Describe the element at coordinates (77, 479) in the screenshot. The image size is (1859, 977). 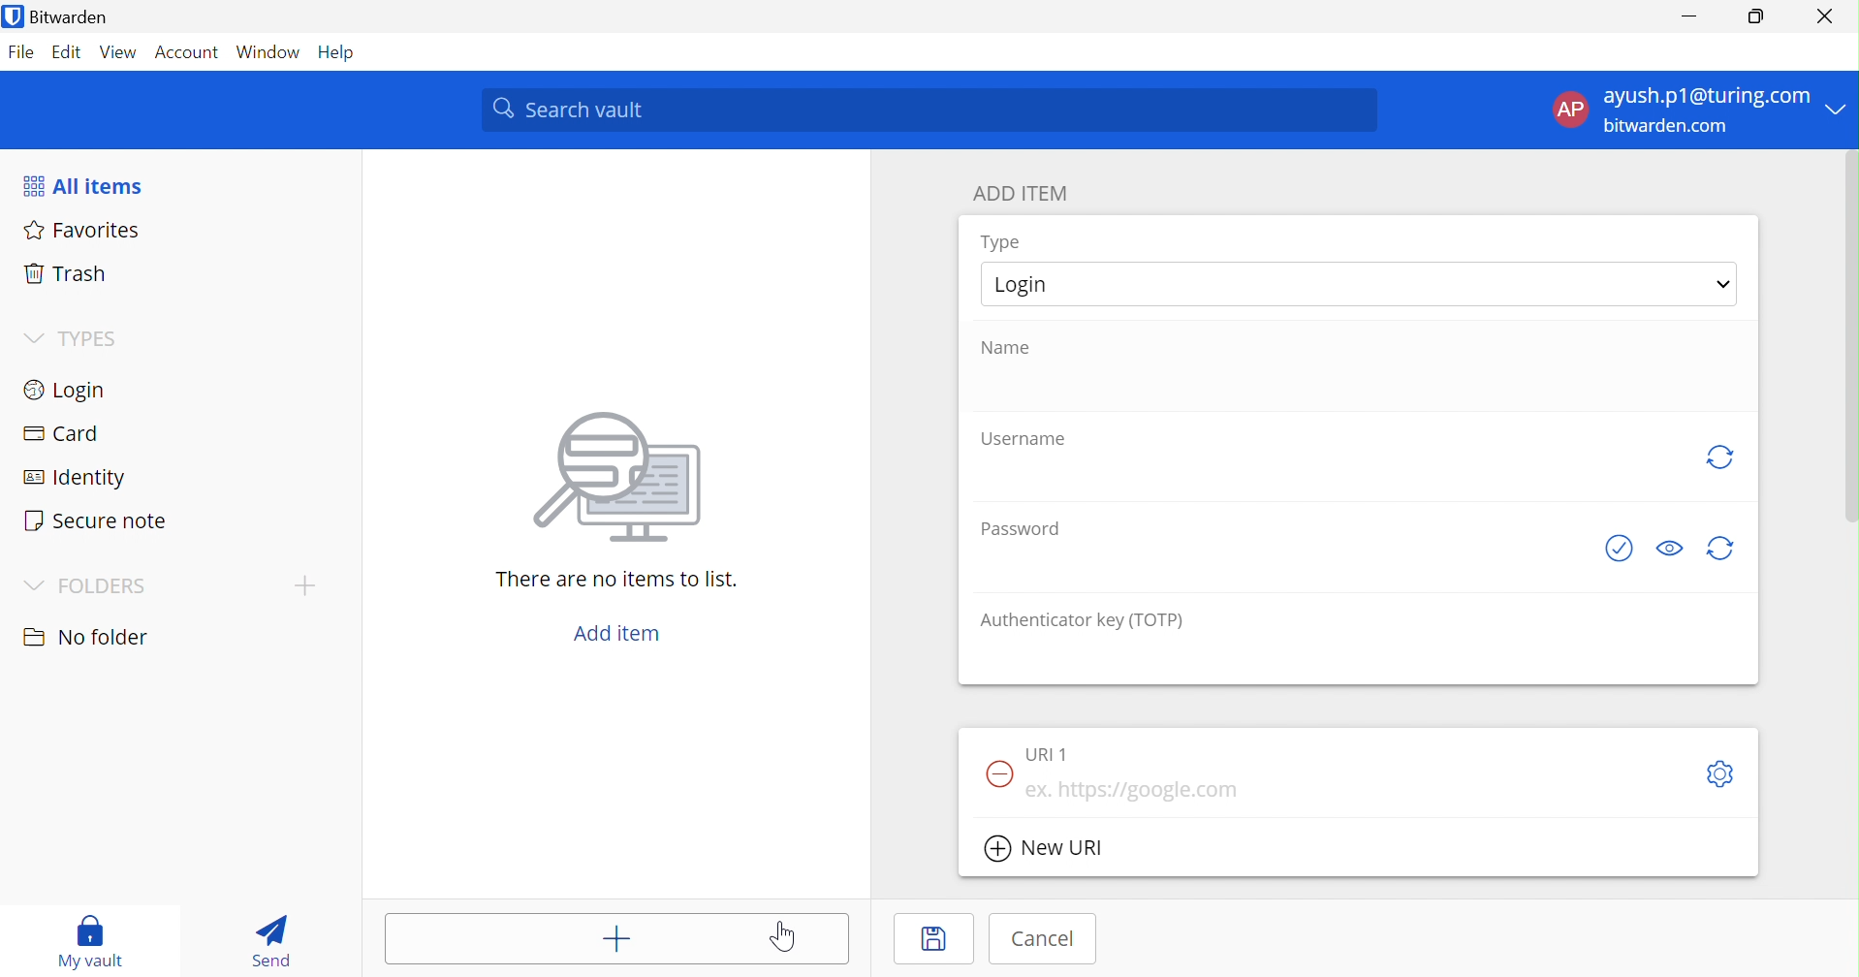
I see `Identity` at that location.